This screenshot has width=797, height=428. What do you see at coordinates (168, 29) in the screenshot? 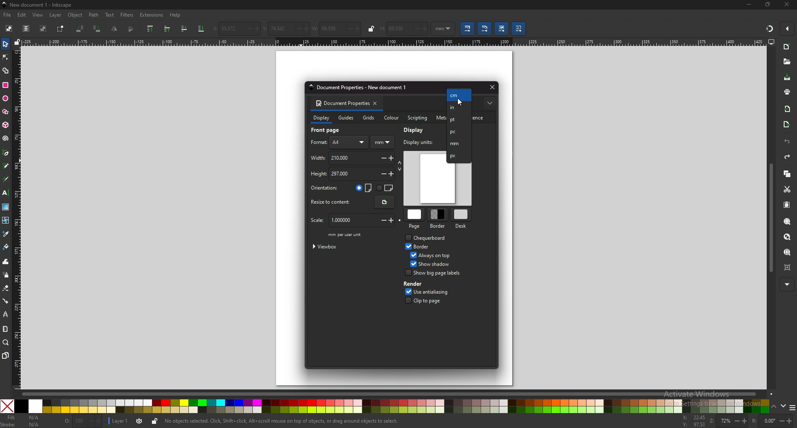
I see `raise selection one step` at bounding box center [168, 29].